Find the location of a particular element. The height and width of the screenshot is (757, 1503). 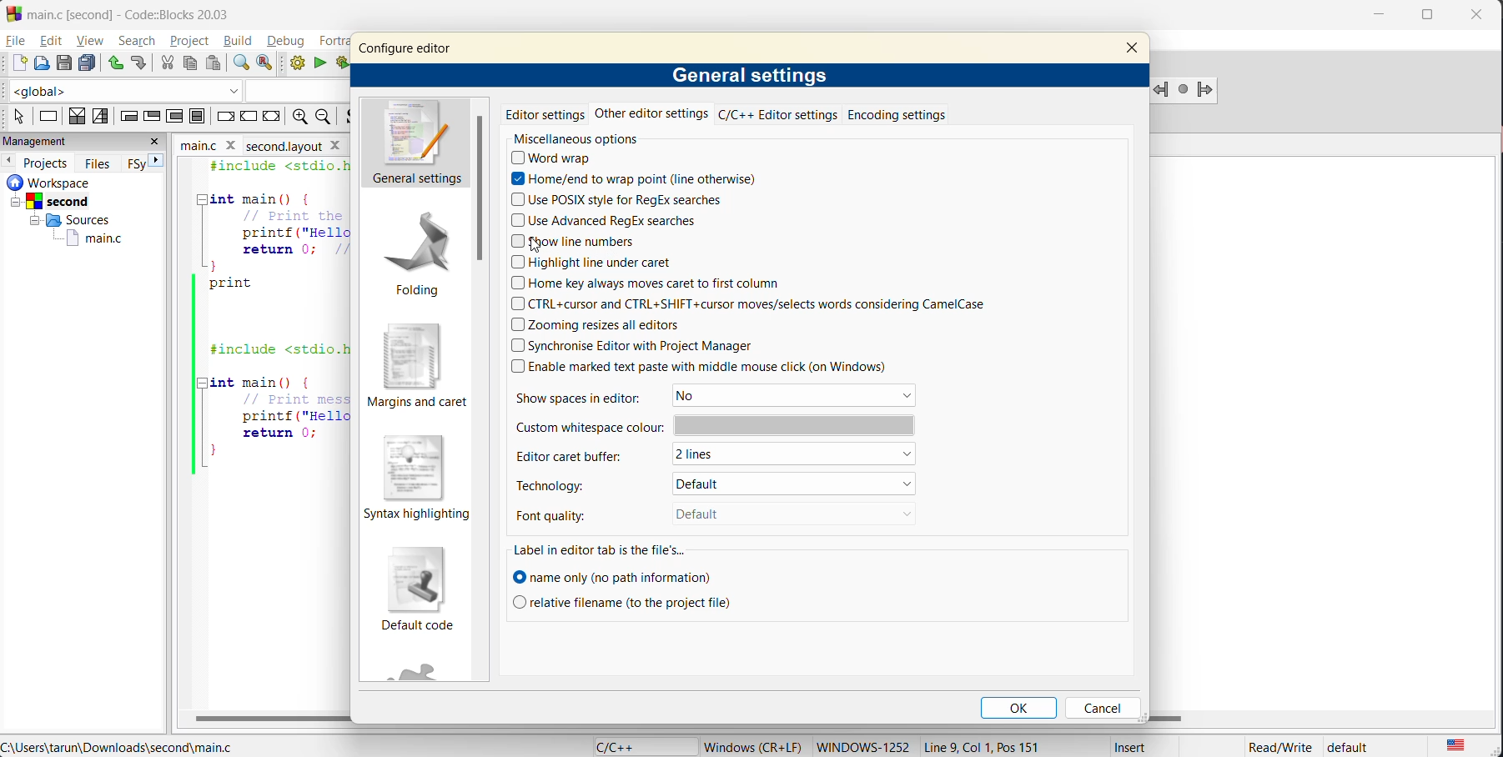

edit is located at coordinates (54, 40).